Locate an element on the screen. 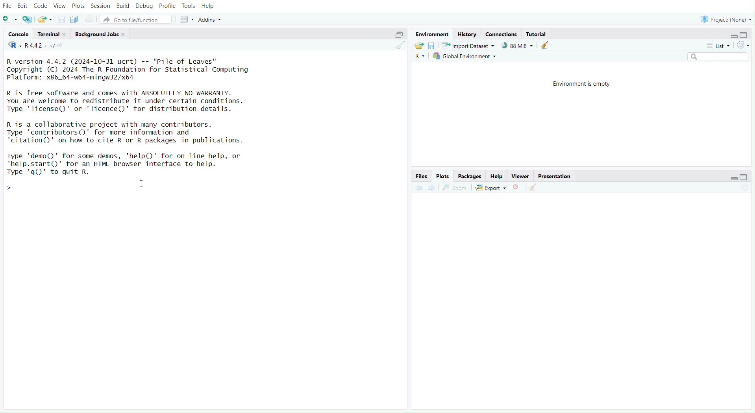  Clear console (Ctrl +L) is located at coordinates (547, 45).